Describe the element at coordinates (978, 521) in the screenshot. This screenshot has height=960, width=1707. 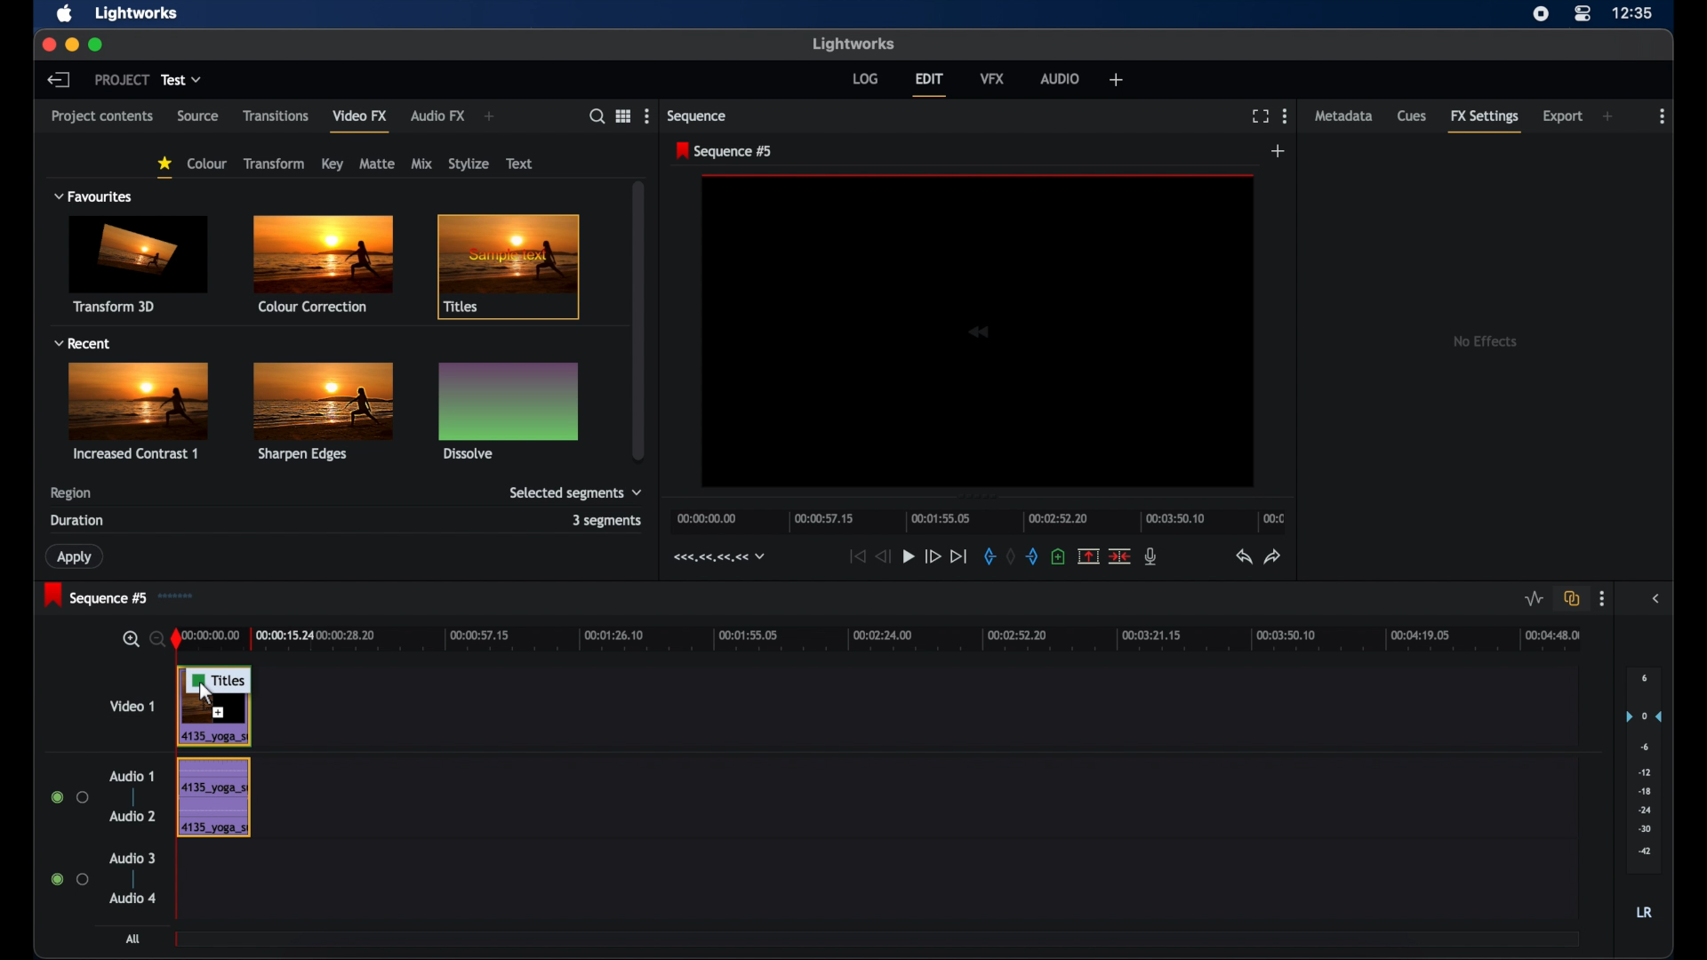
I see `timeline scale` at that location.